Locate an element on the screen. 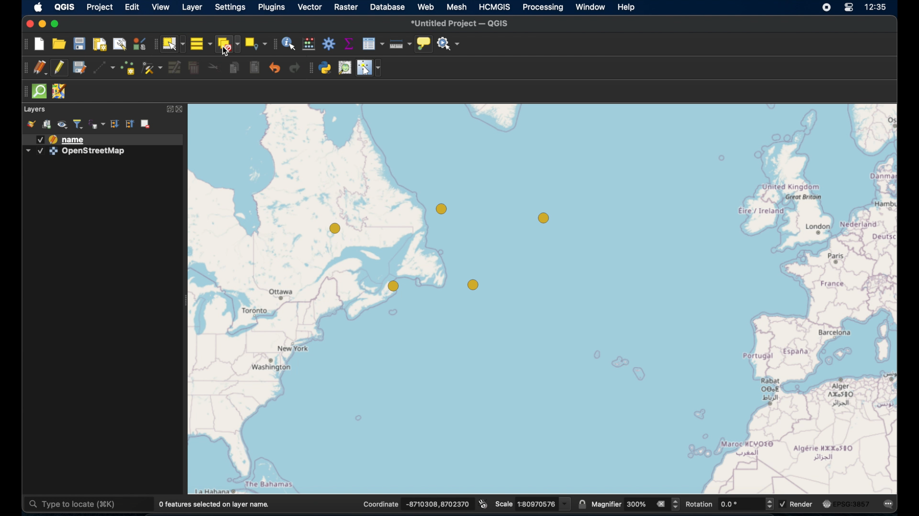  window is located at coordinates (591, 8).